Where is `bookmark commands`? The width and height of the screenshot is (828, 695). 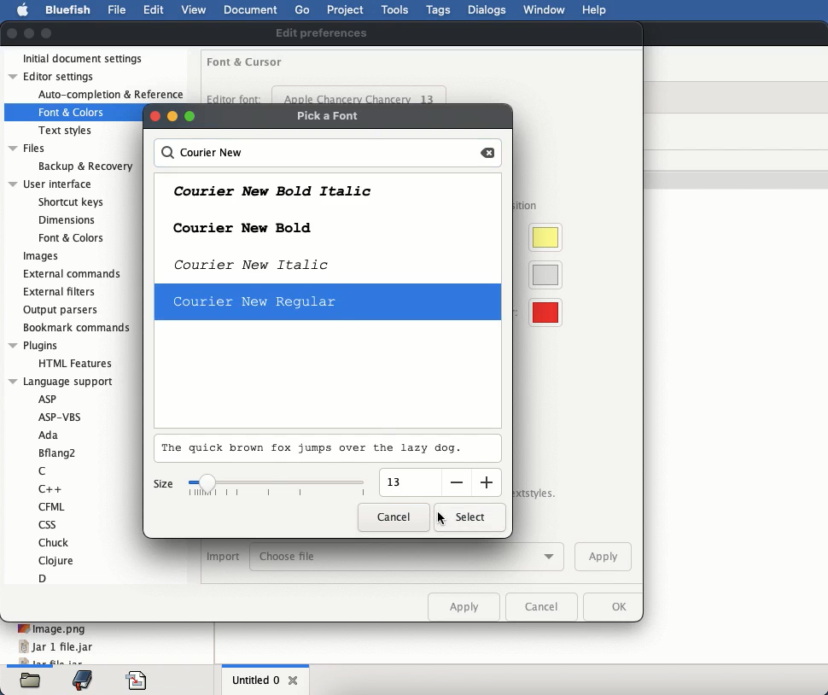 bookmark commands is located at coordinates (77, 328).